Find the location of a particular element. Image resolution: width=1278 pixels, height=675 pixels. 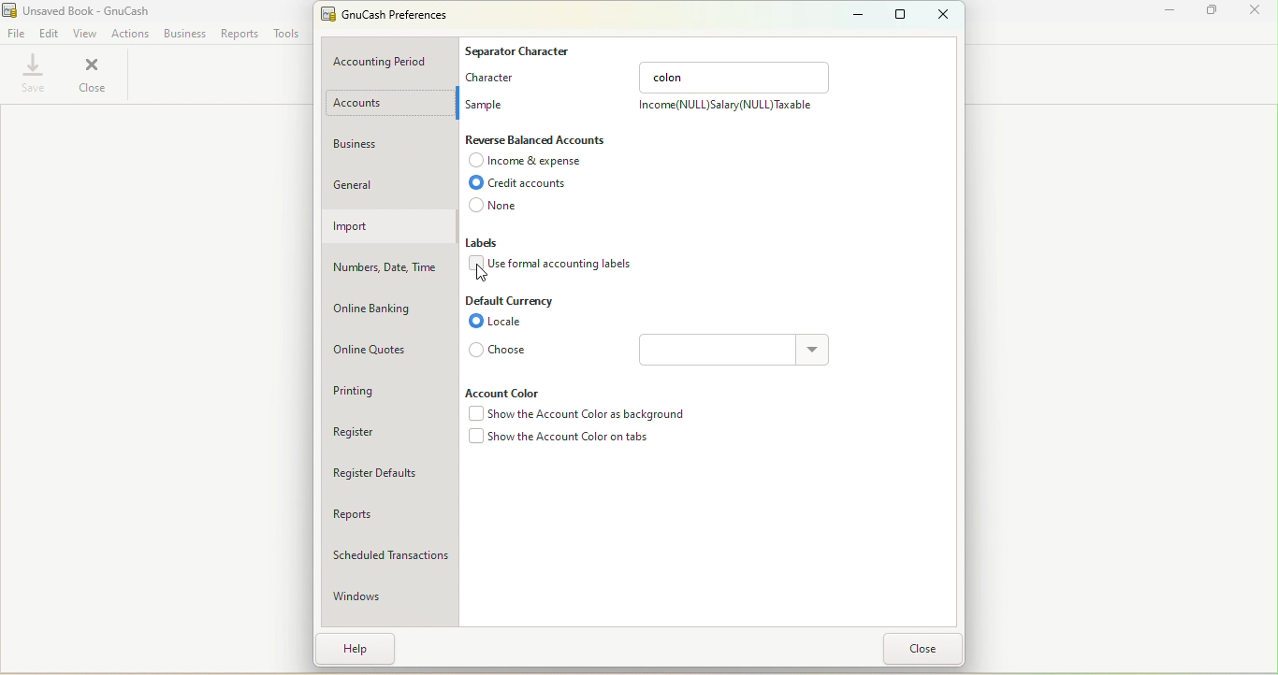

Close is located at coordinates (944, 14).